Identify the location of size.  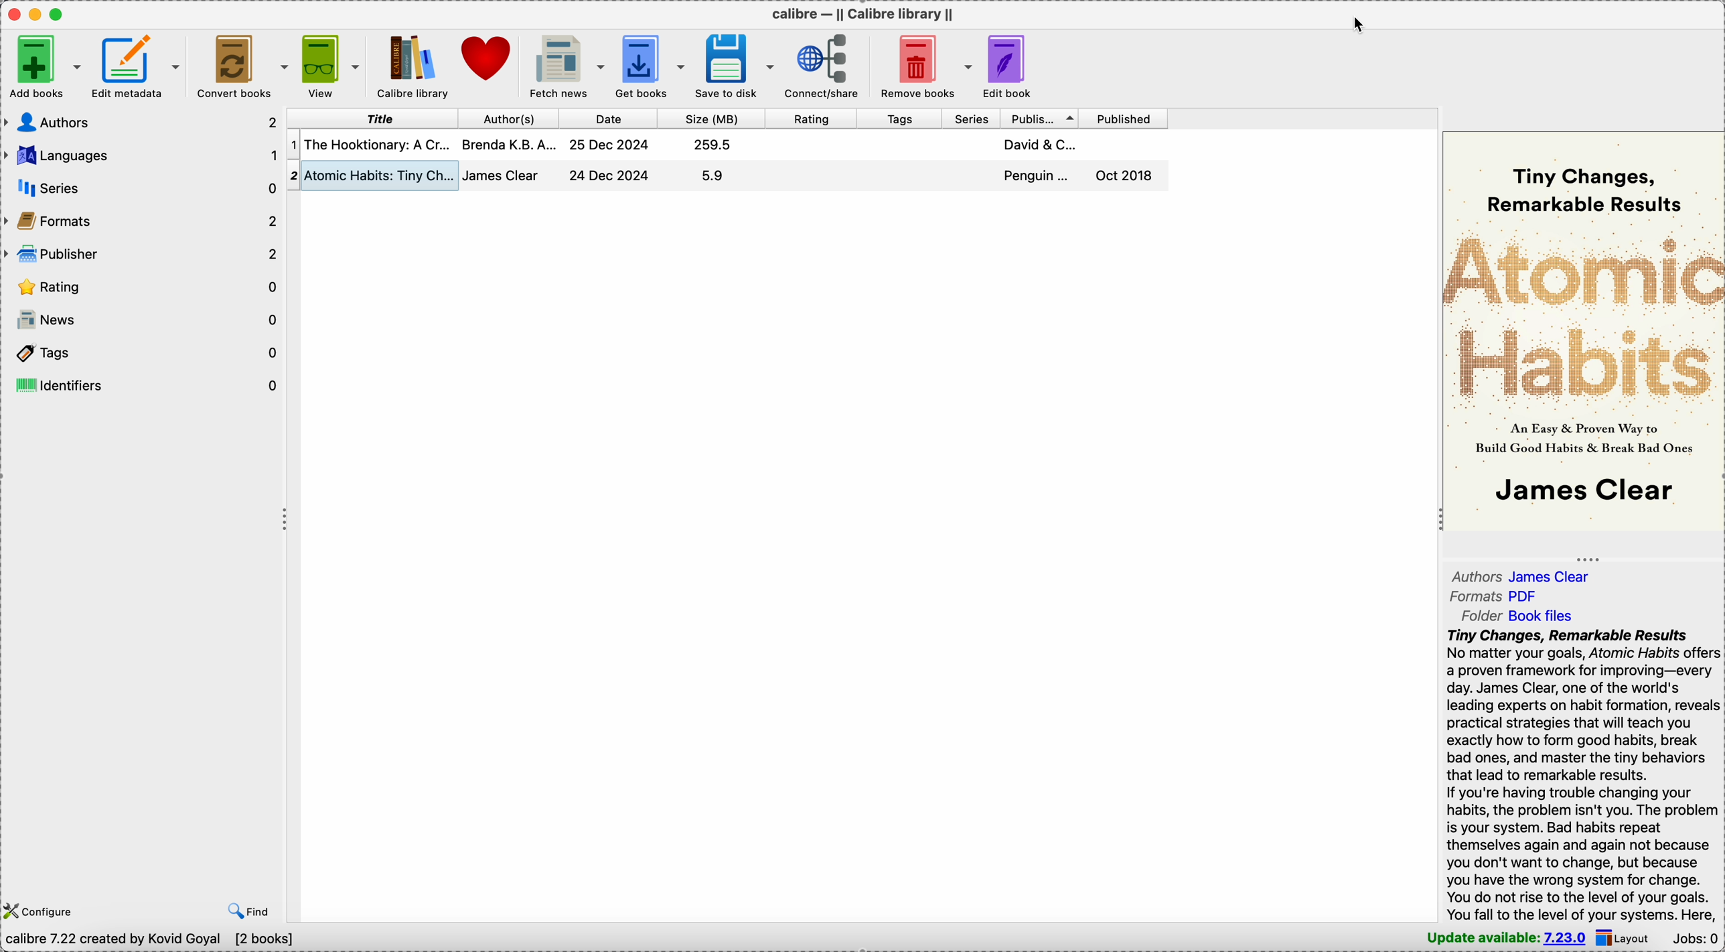
(714, 120).